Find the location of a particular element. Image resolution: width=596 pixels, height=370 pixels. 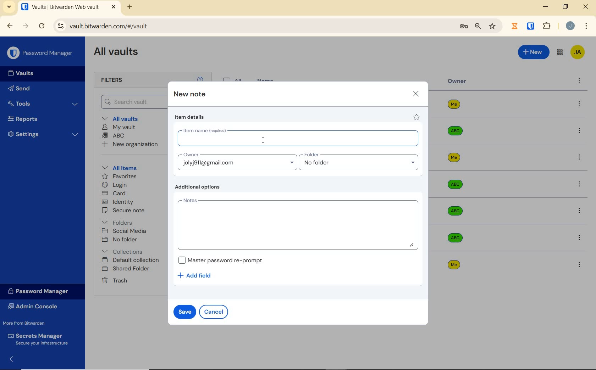

Password Manager is located at coordinates (40, 291).